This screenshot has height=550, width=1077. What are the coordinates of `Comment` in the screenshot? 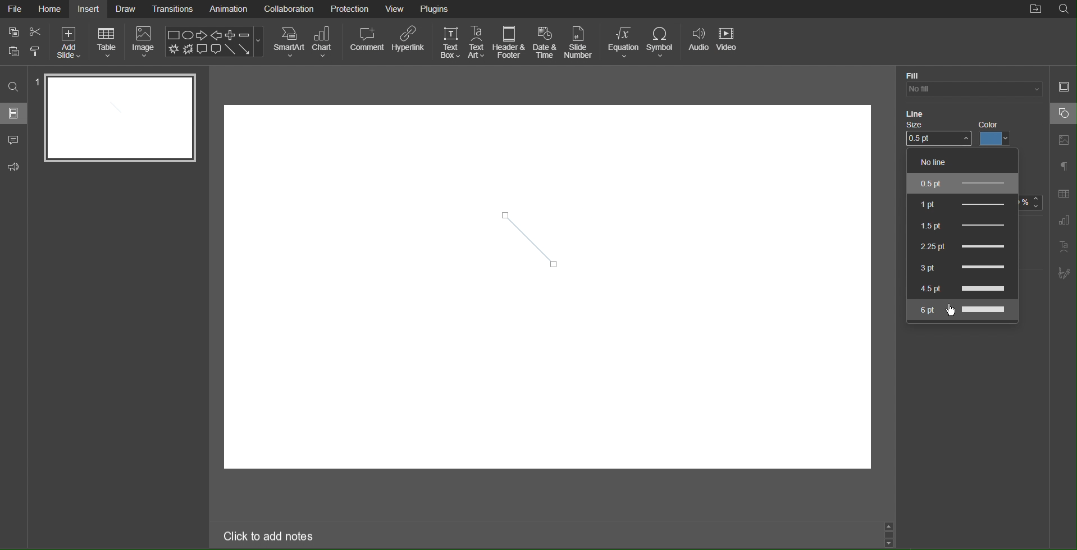 It's located at (14, 141).